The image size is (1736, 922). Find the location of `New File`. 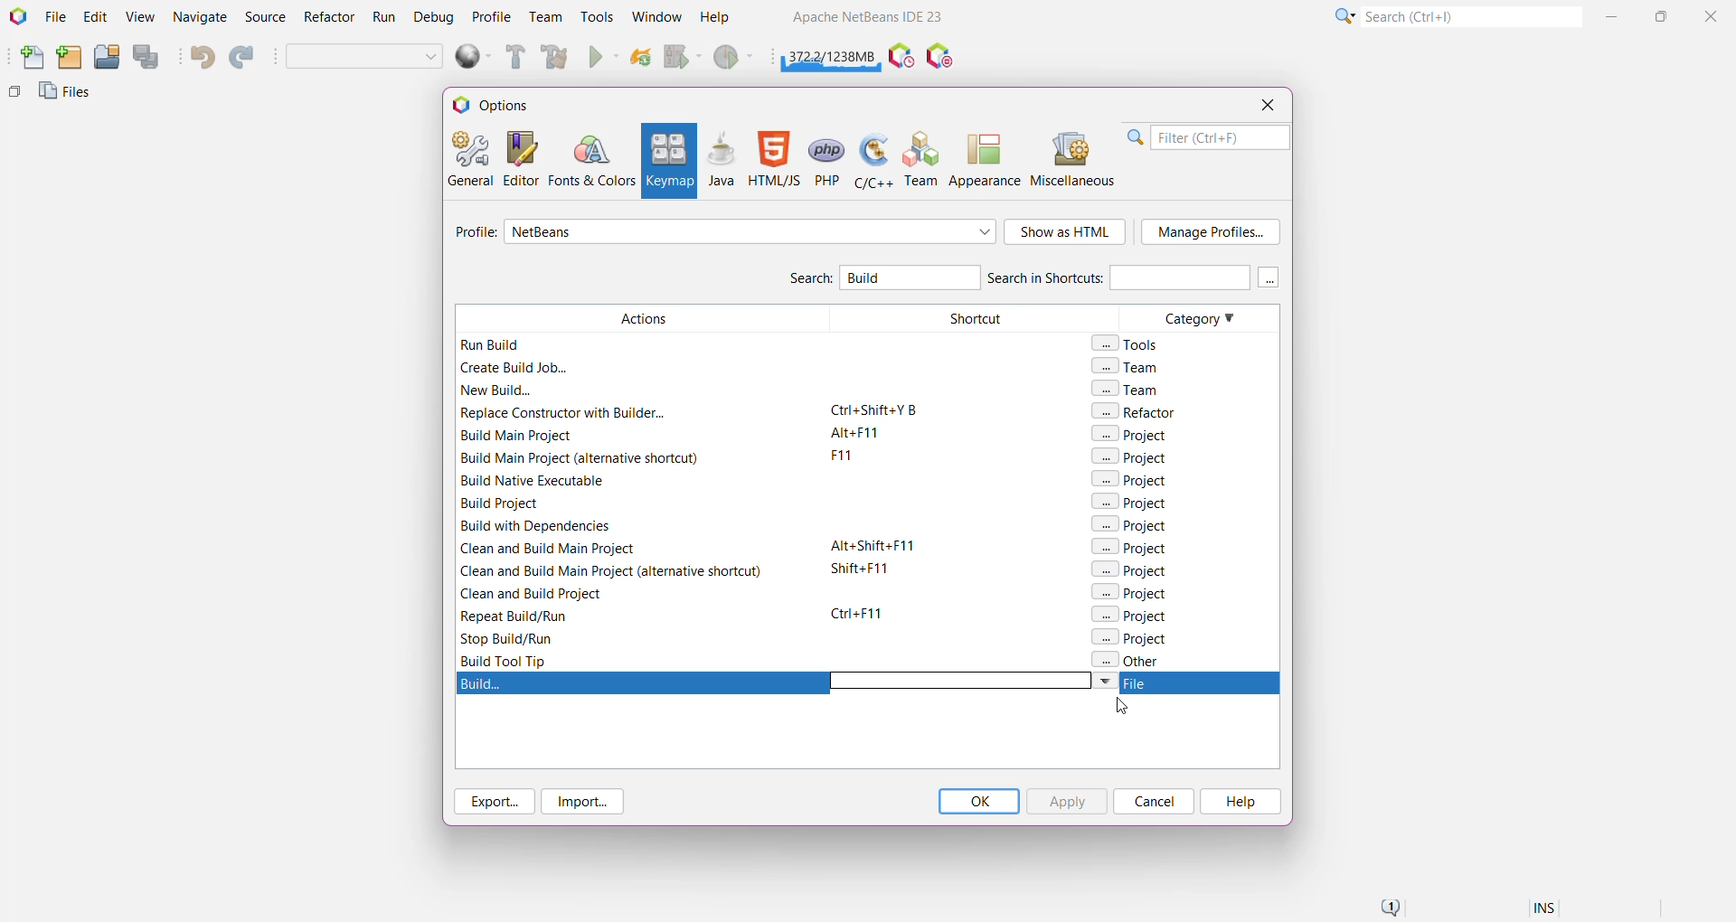

New File is located at coordinates (28, 59).